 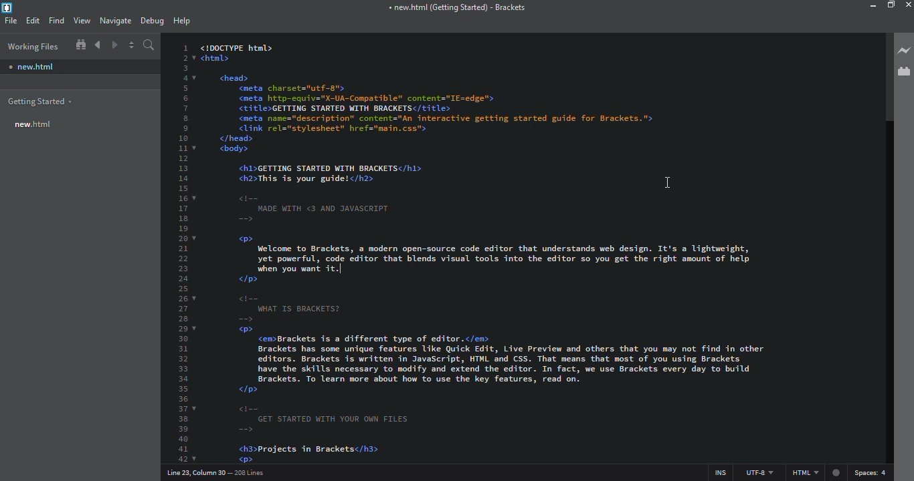 What do you see at coordinates (893, 5) in the screenshot?
I see `maximize` at bounding box center [893, 5].